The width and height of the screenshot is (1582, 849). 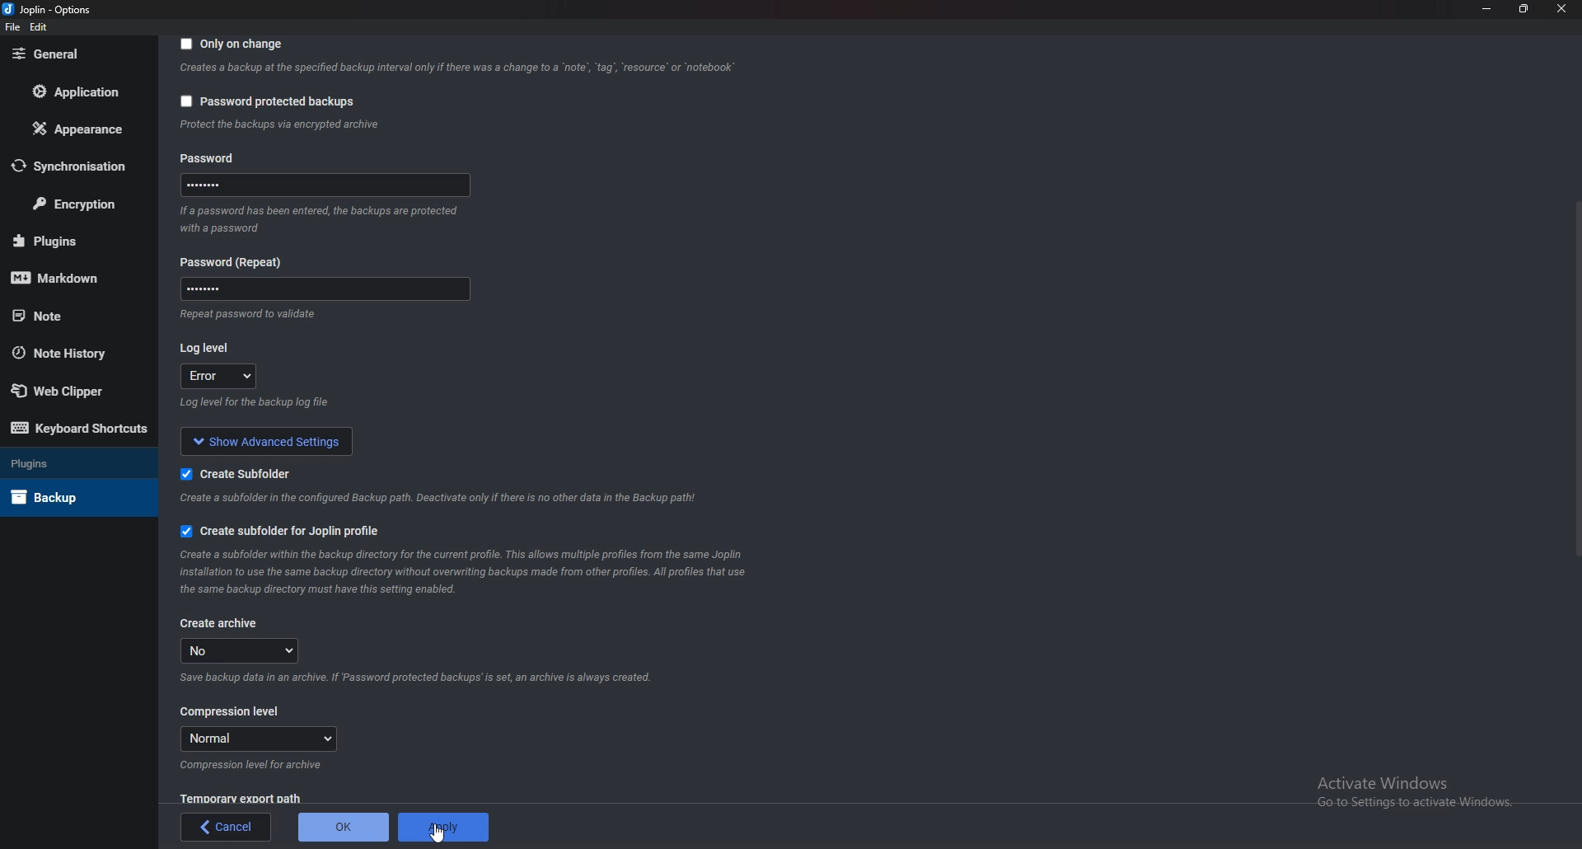 I want to click on info on log level, so click(x=256, y=403).